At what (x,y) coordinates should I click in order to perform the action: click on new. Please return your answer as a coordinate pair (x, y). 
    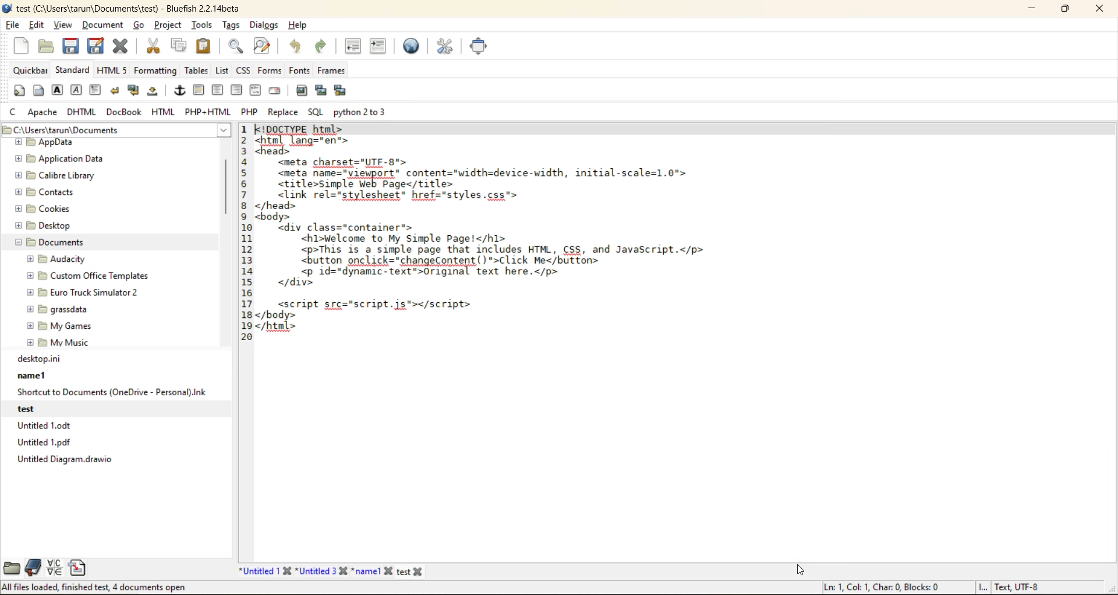
    Looking at the image, I should click on (18, 46).